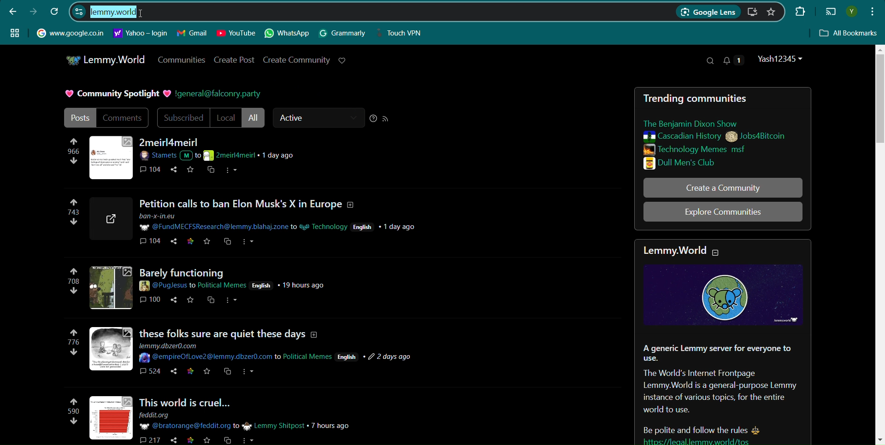  I want to click on Youtube, so click(236, 33).